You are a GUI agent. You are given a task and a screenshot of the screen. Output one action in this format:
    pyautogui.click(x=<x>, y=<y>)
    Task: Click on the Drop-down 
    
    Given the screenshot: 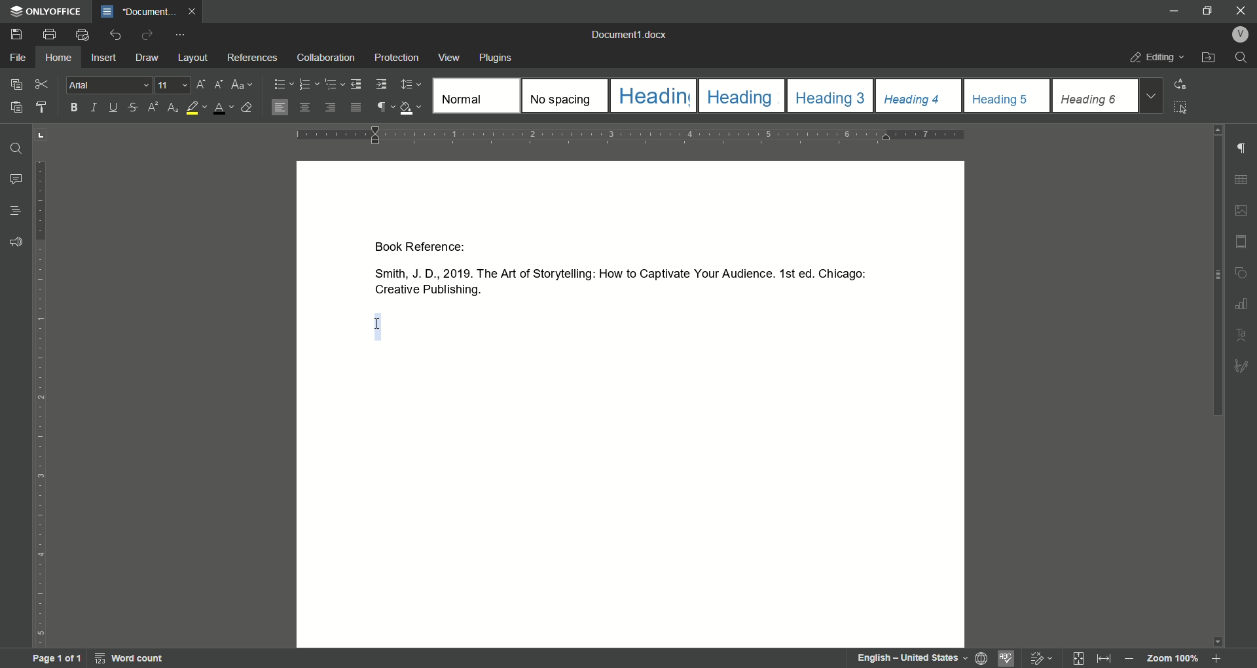 What is the action you would take?
    pyautogui.click(x=1150, y=96)
    